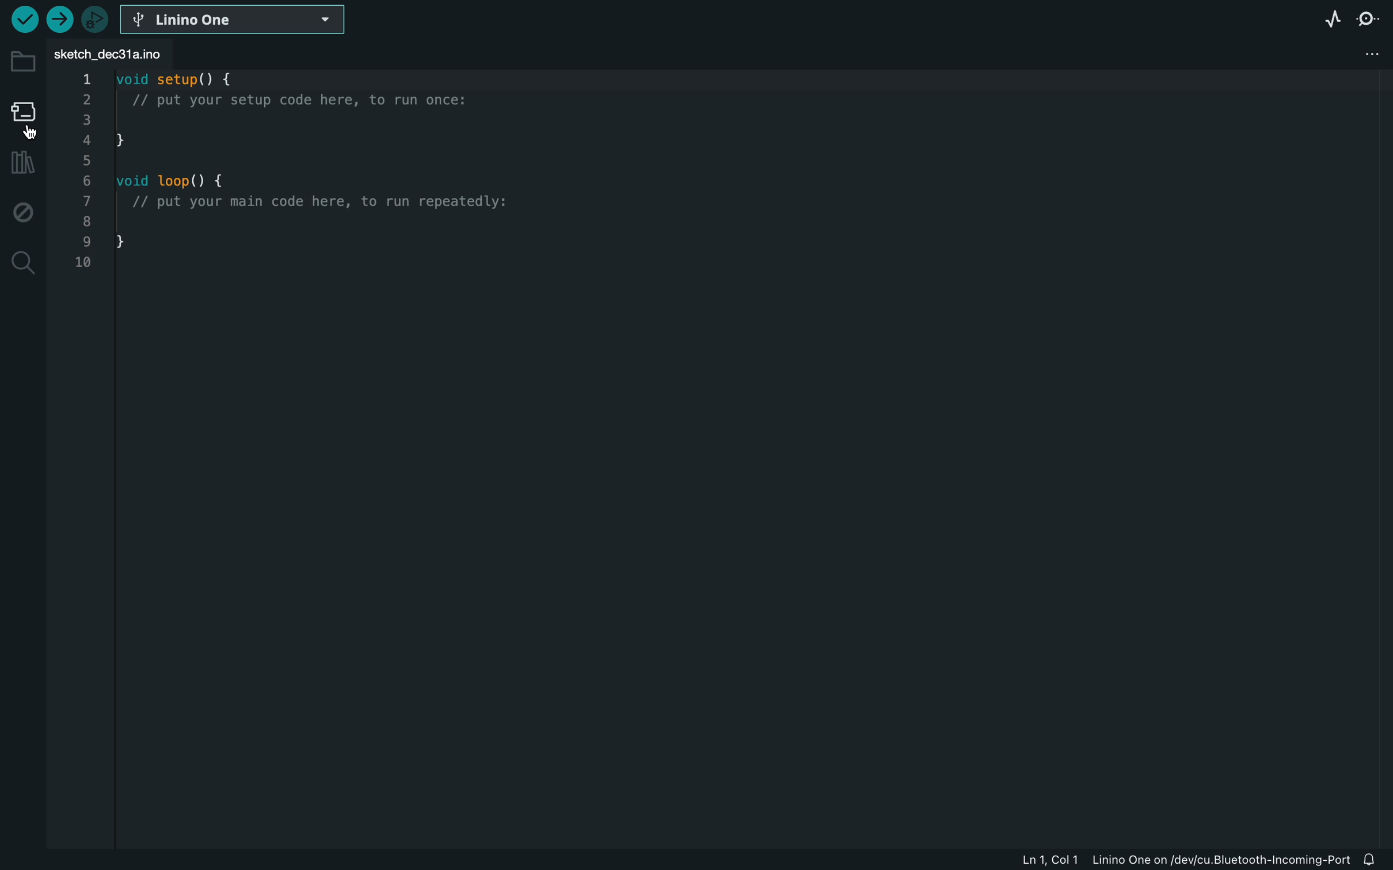 This screenshot has width=1393, height=870. Describe the element at coordinates (1185, 859) in the screenshot. I see `file information` at that location.